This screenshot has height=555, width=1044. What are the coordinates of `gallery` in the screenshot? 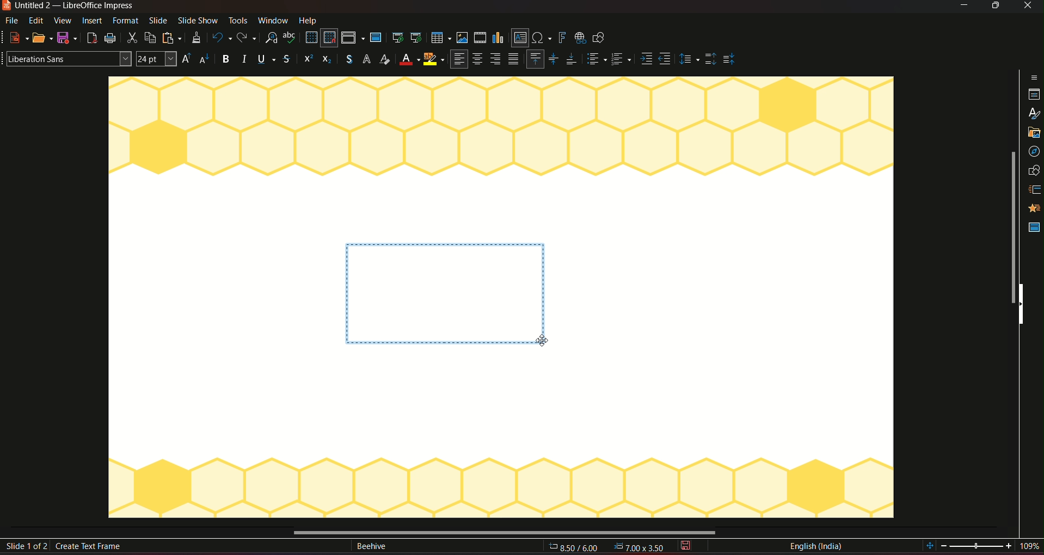 It's located at (1034, 113).